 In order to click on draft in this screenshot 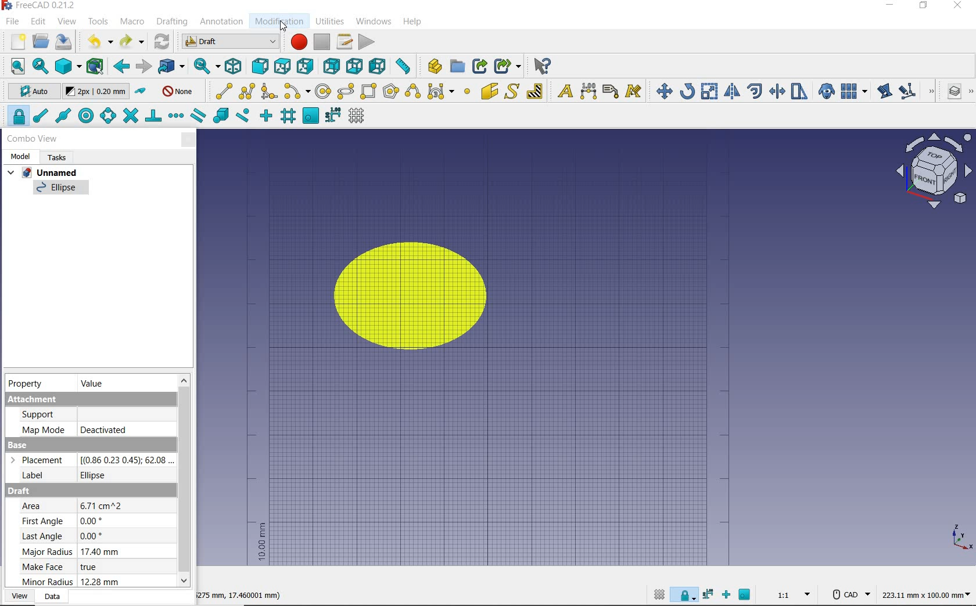, I will do `click(85, 538)`.